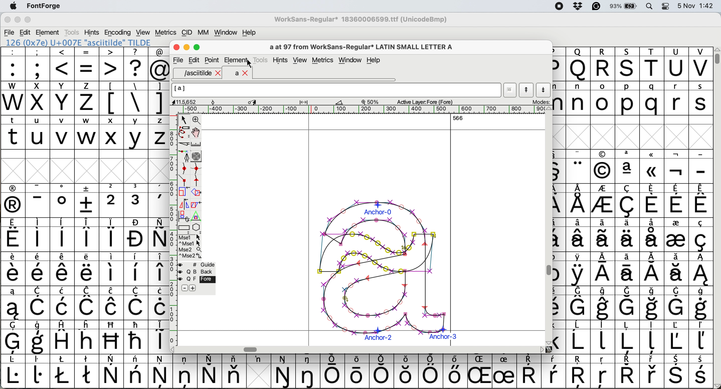  Describe the element at coordinates (579, 235) in the screenshot. I see `symbol` at that location.